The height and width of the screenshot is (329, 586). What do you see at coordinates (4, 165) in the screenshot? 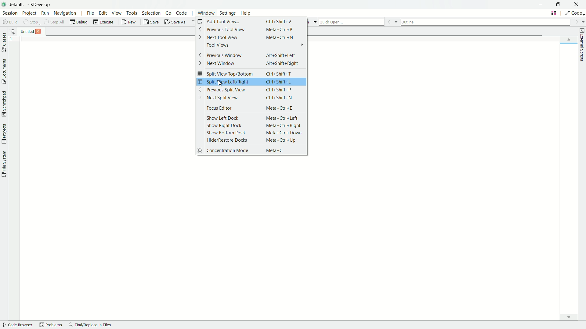
I see `toggle file system` at bounding box center [4, 165].